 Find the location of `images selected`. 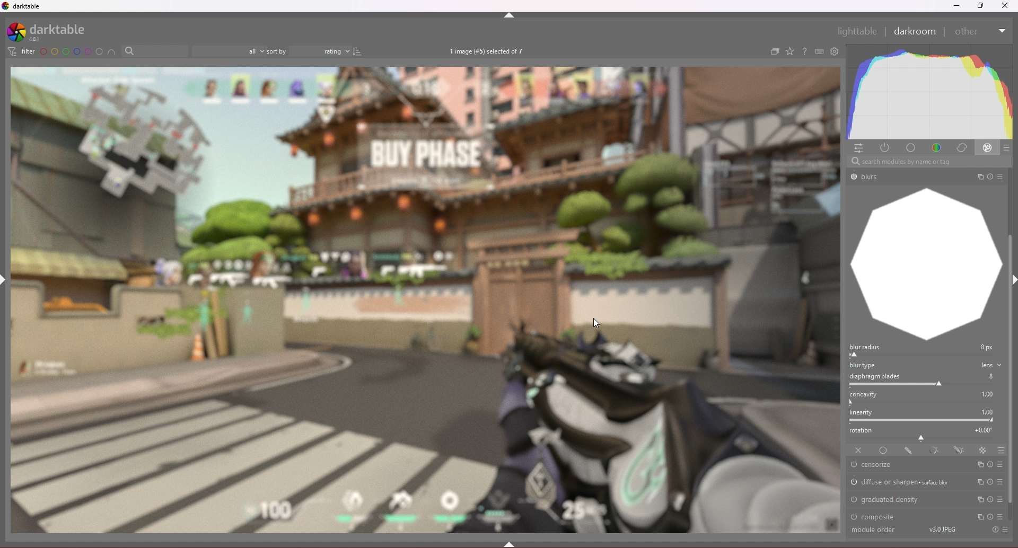

images selected is located at coordinates (488, 51).